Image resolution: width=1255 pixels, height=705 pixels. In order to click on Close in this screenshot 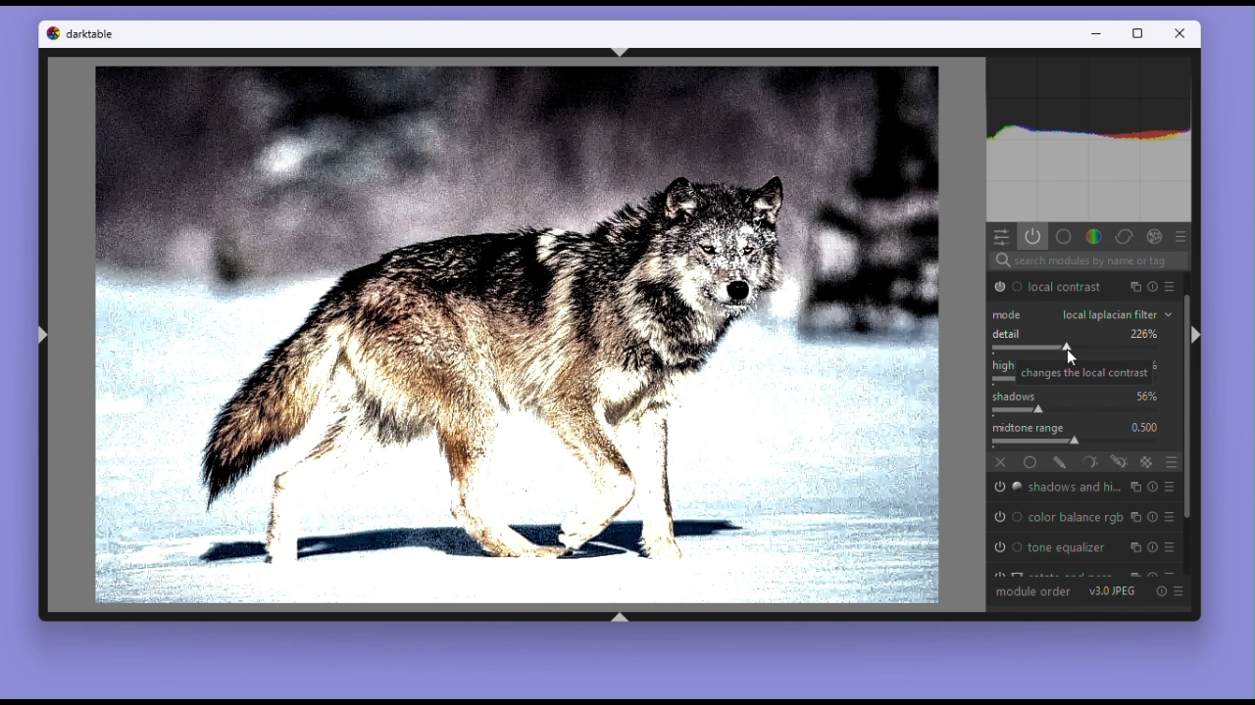, I will do `click(1181, 33)`.